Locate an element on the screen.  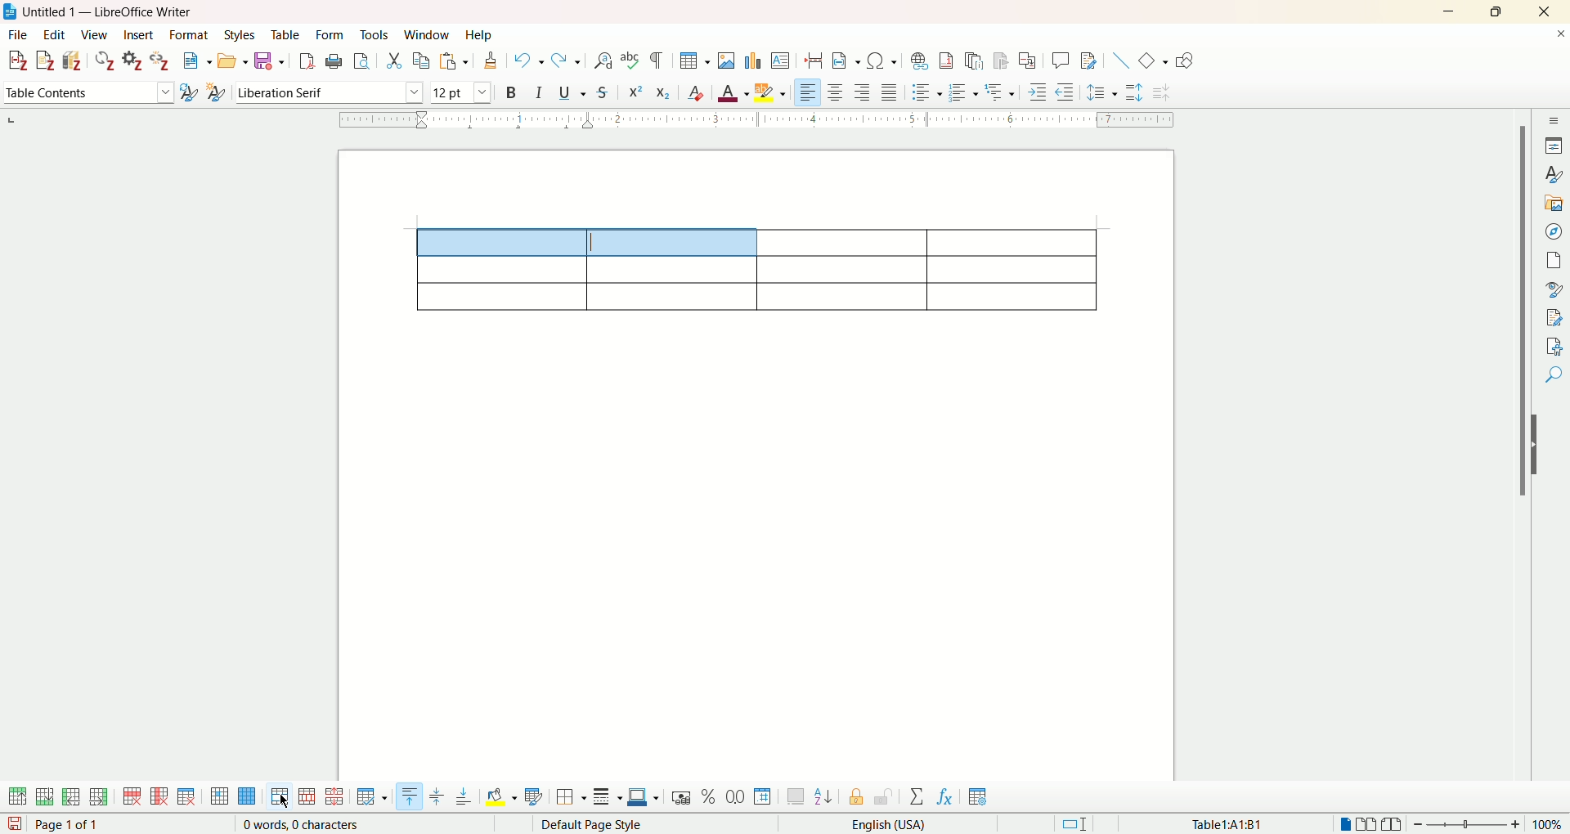
export is located at coordinates (307, 61).